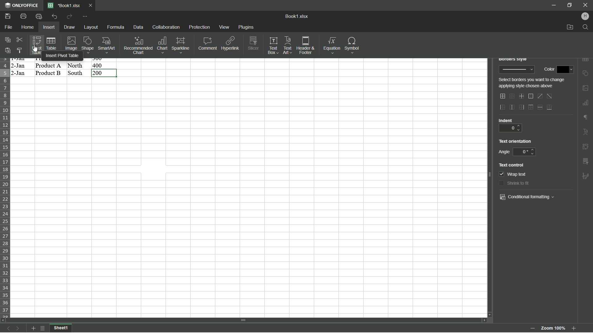 The width and height of the screenshot is (593, 333). Describe the element at coordinates (586, 102) in the screenshot. I see `insert chart` at that location.